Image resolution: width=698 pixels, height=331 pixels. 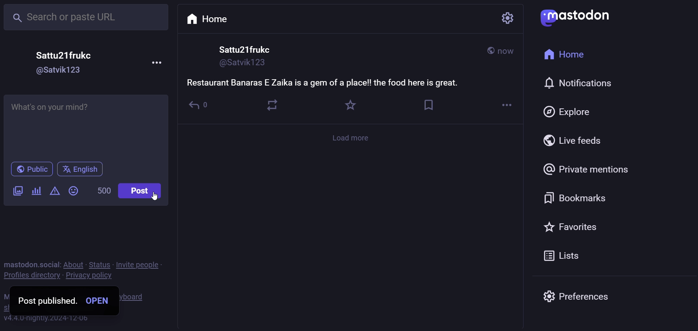 What do you see at coordinates (573, 198) in the screenshot?
I see `bookmark` at bounding box center [573, 198].